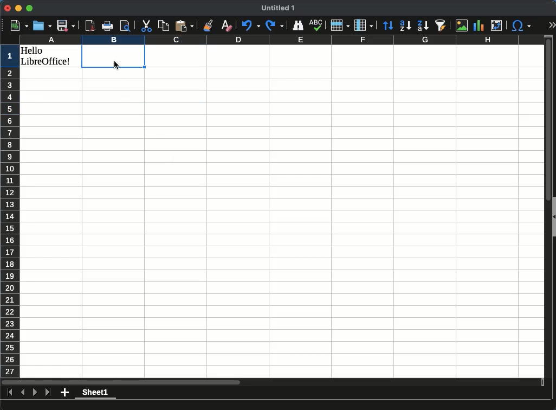 This screenshot has width=556, height=410. What do you see at coordinates (17, 24) in the screenshot?
I see `new` at bounding box center [17, 24].